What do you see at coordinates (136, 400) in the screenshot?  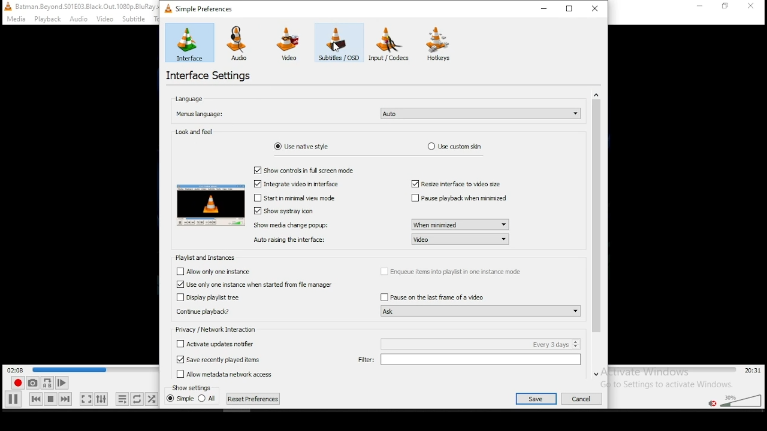 I see `click to select between loop all, loop one, and no loop` at bounding box center [136, 400].